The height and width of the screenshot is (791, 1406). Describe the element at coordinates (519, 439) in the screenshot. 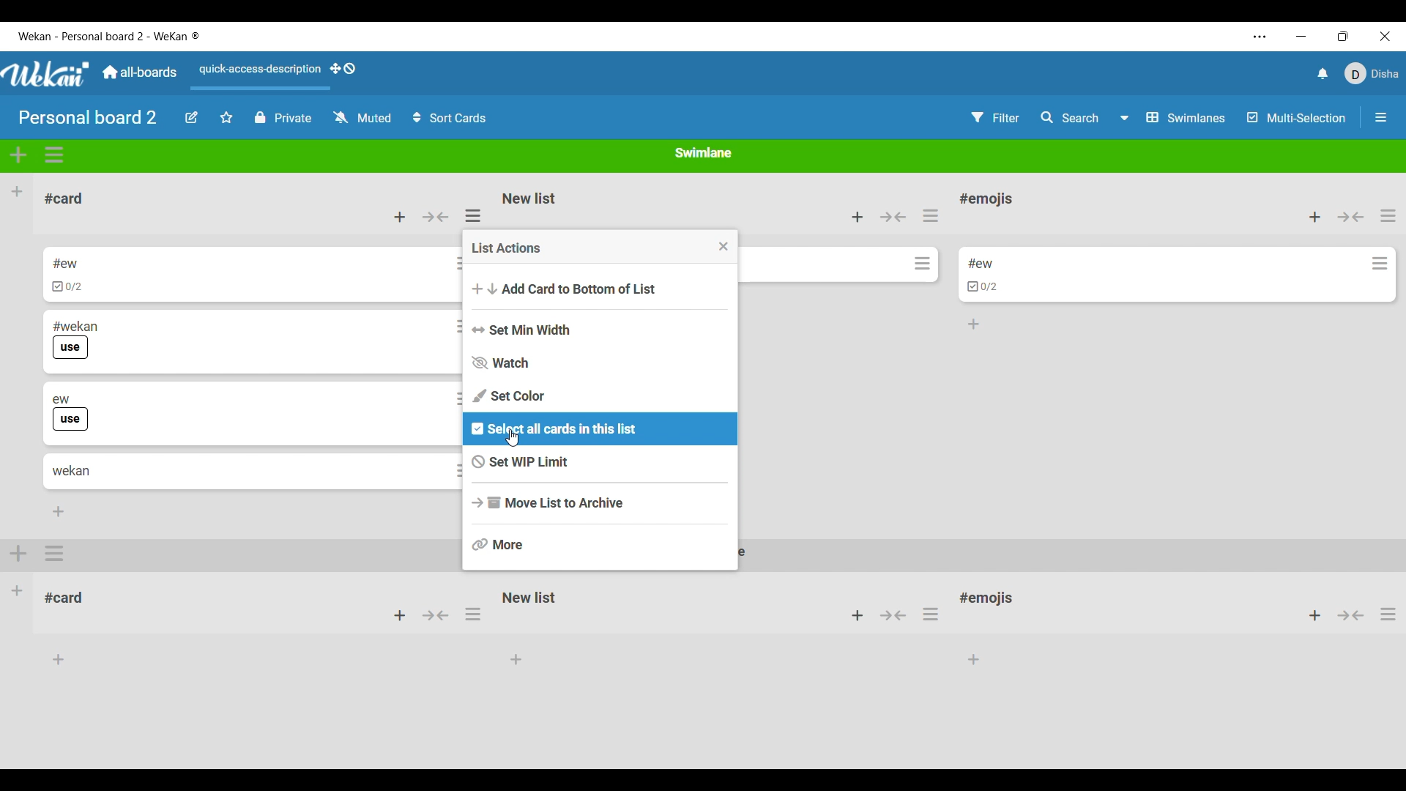

I see `cursor` at that location.